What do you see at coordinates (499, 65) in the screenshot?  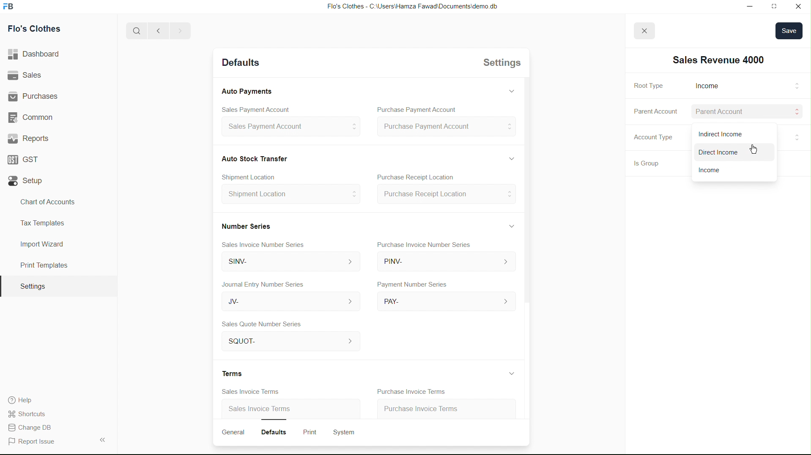 I see `Settings` at bounding box center [499, 65].